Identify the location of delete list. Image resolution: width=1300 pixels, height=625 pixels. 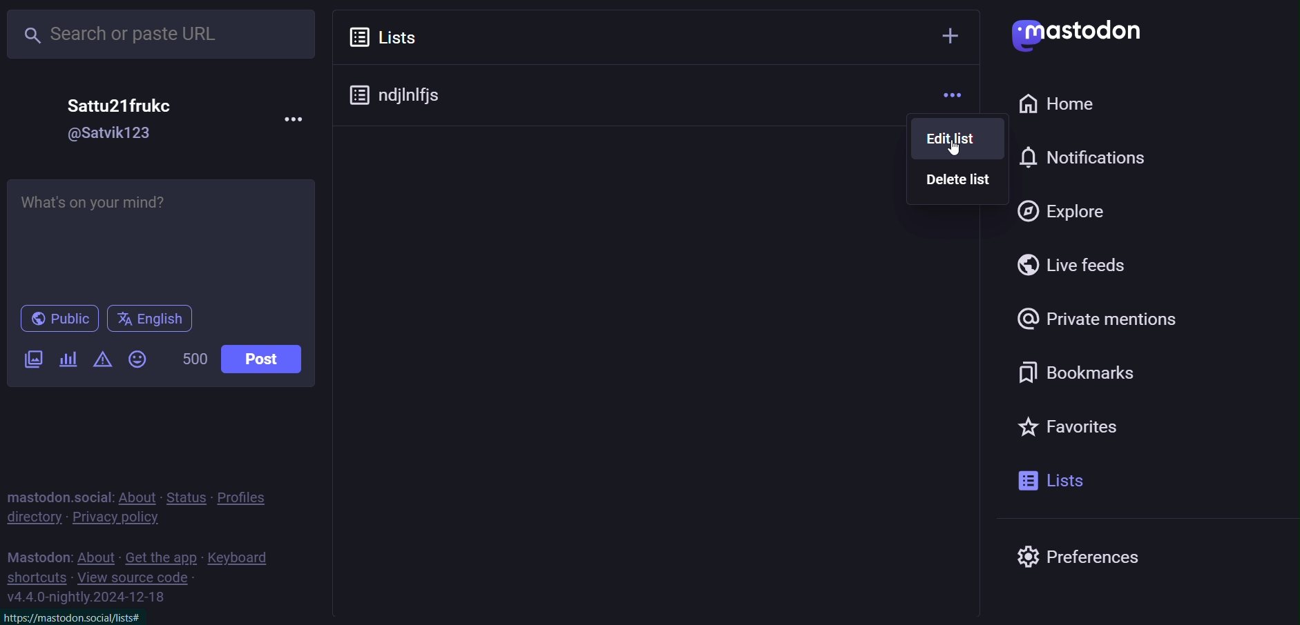
(960, 181).